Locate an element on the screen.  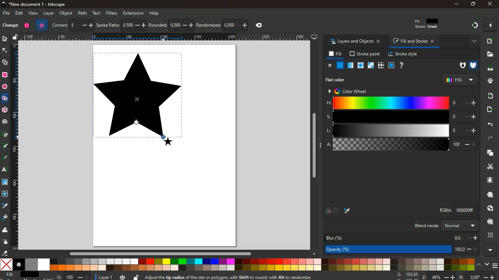
pic is located at coordinates (4, 135).